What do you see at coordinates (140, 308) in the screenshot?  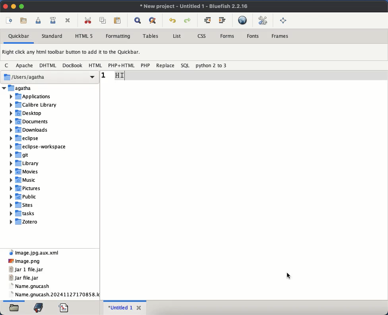 I see `close` at bounding box center [140, 308].